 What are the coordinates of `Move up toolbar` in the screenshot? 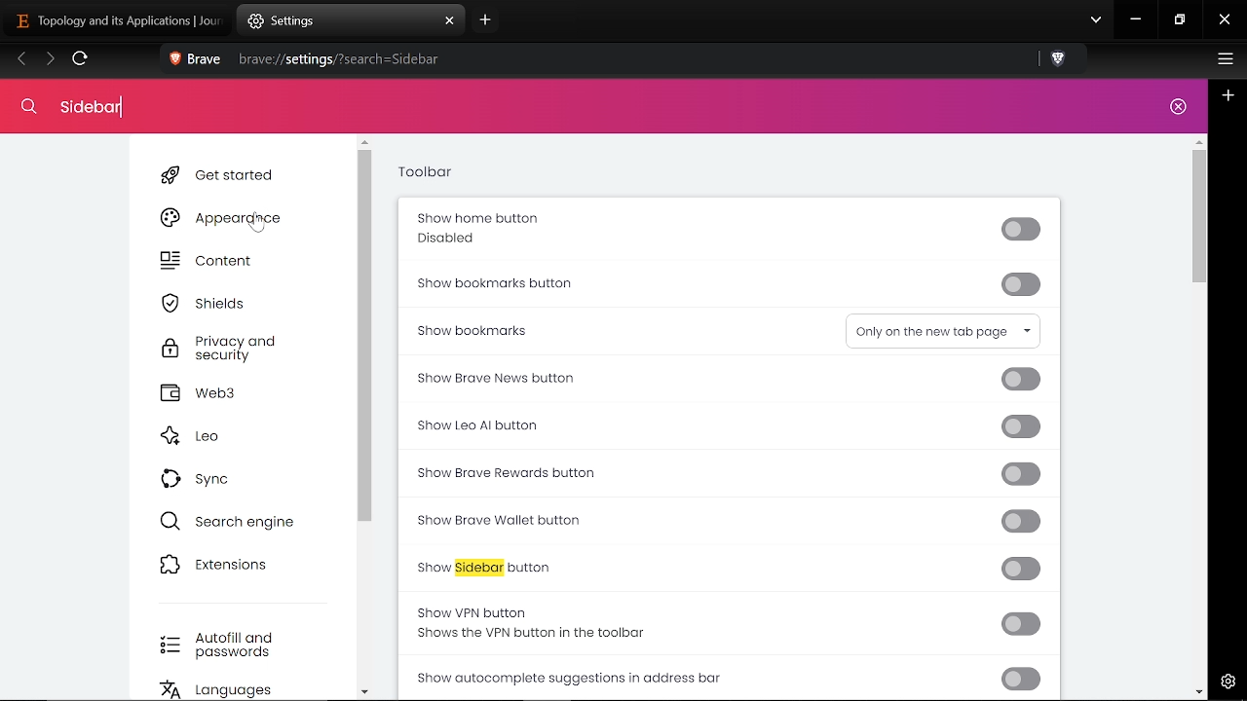 It's located at (1198, 141).